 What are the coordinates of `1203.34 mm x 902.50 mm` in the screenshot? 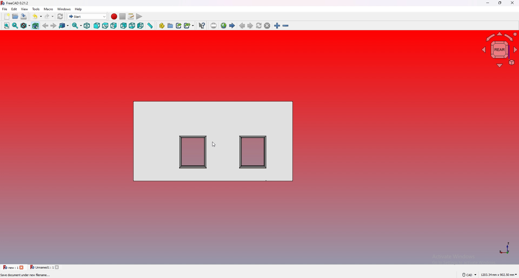 It's located at (498, 274).